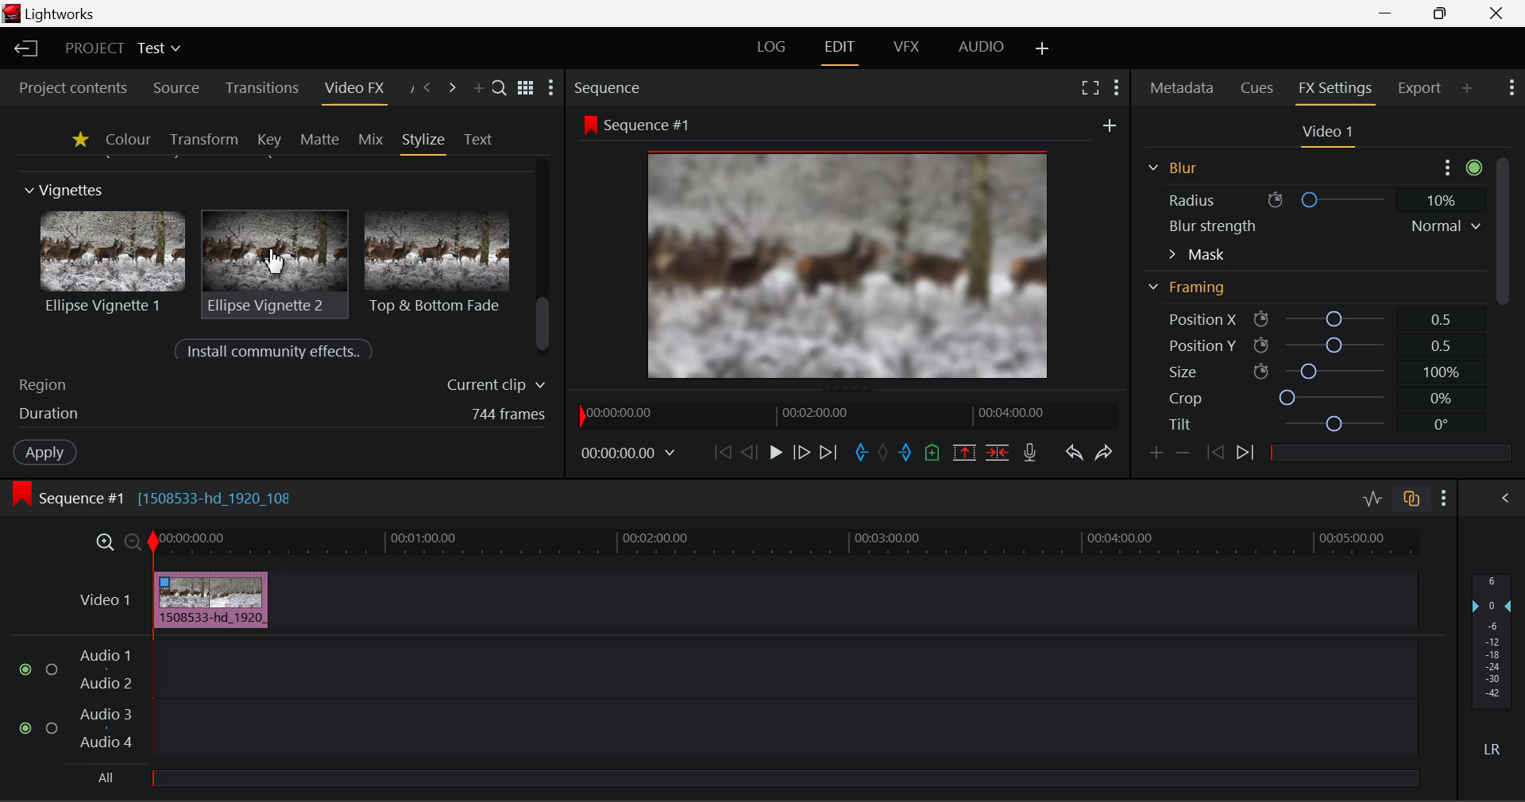 The width and height of the screenshot is (1525, 802). What do you see at coordinates (966, 451) in the screenshot?
I see `Remove Marked Section` at bounding box center [966, 451].